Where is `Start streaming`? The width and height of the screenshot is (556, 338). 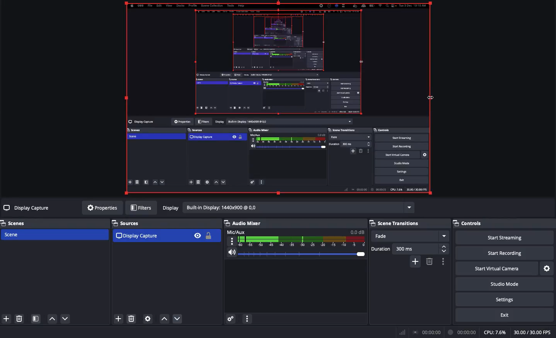
Start streaming is located at coordinates (505, 237).